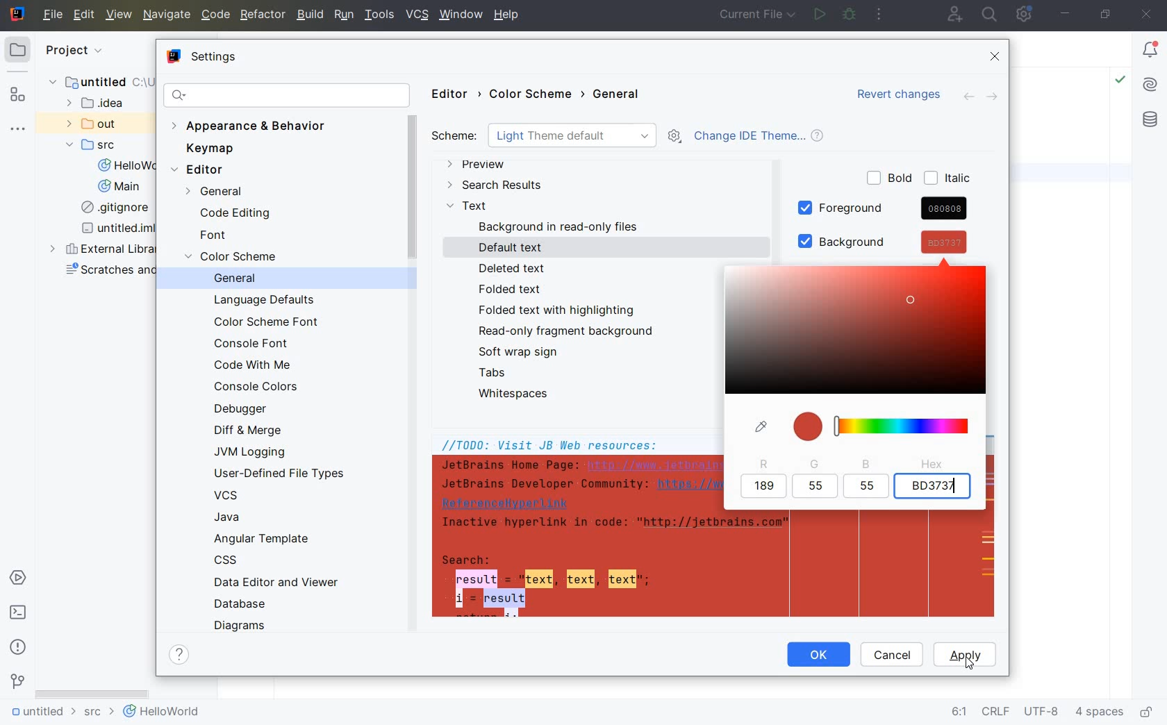 The image size is (1167, 725). What do you see at coordinates (537, 95) in the screenshot?
I see `COLOR SCHEME` at bounding box center [537, 95].